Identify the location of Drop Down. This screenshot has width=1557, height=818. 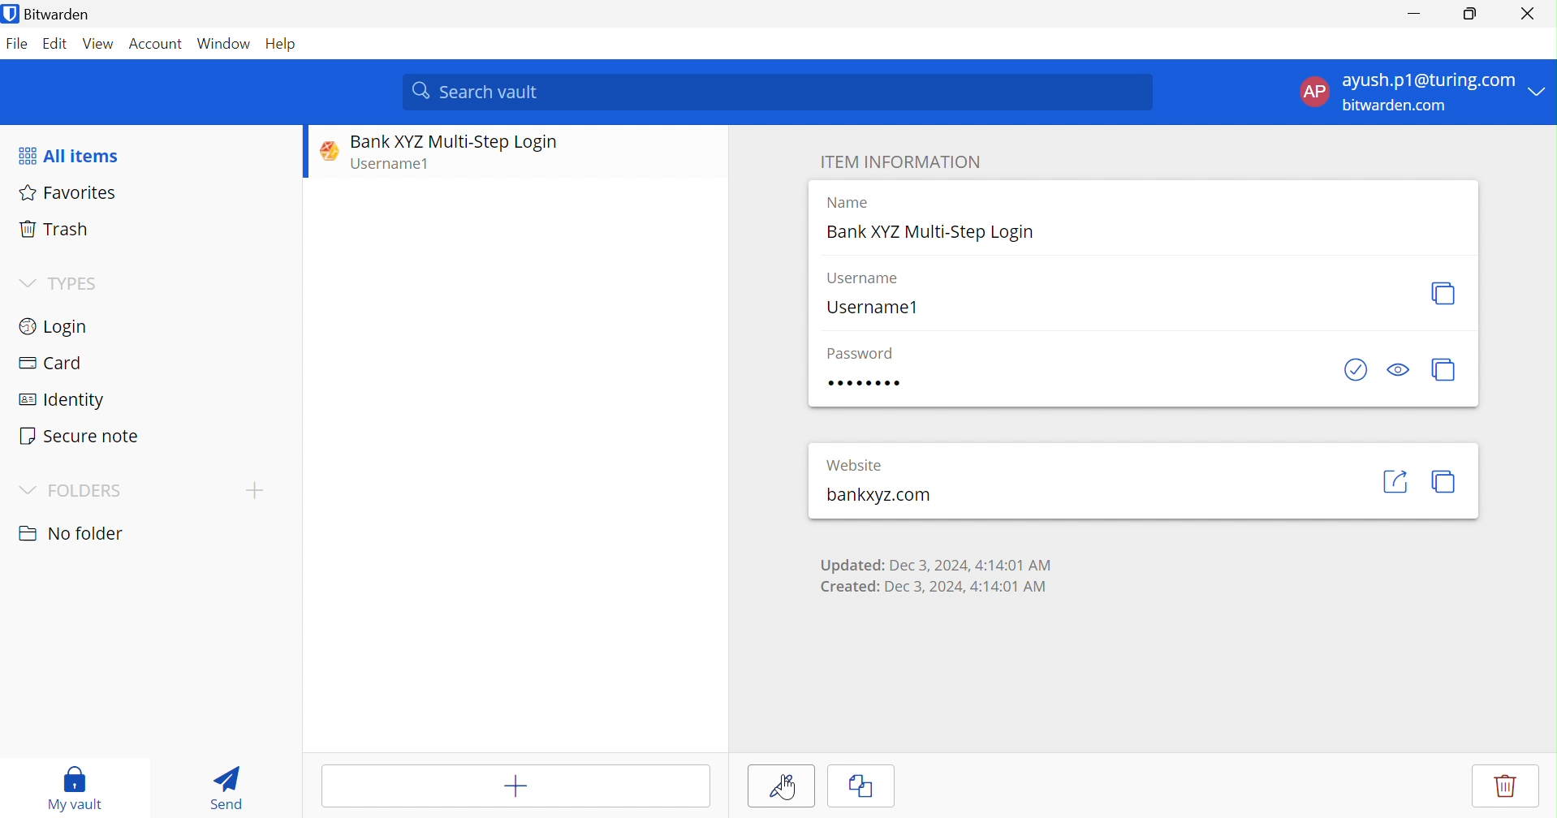
(27, 490).